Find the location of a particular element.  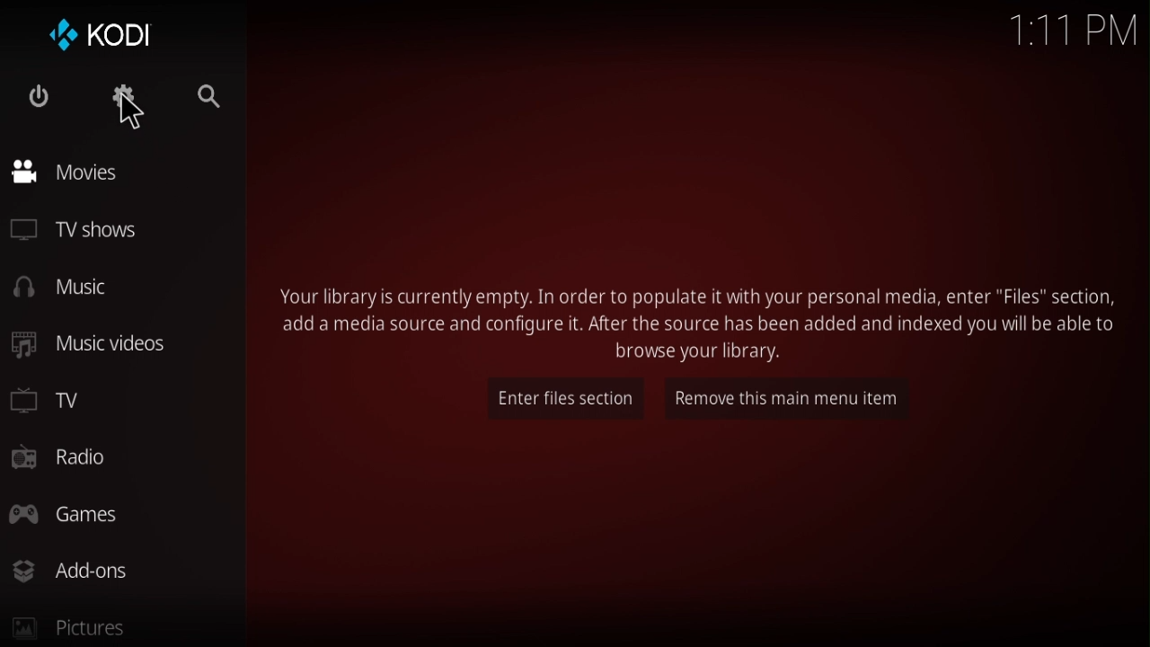

time is located at coordinates (1073, 29).